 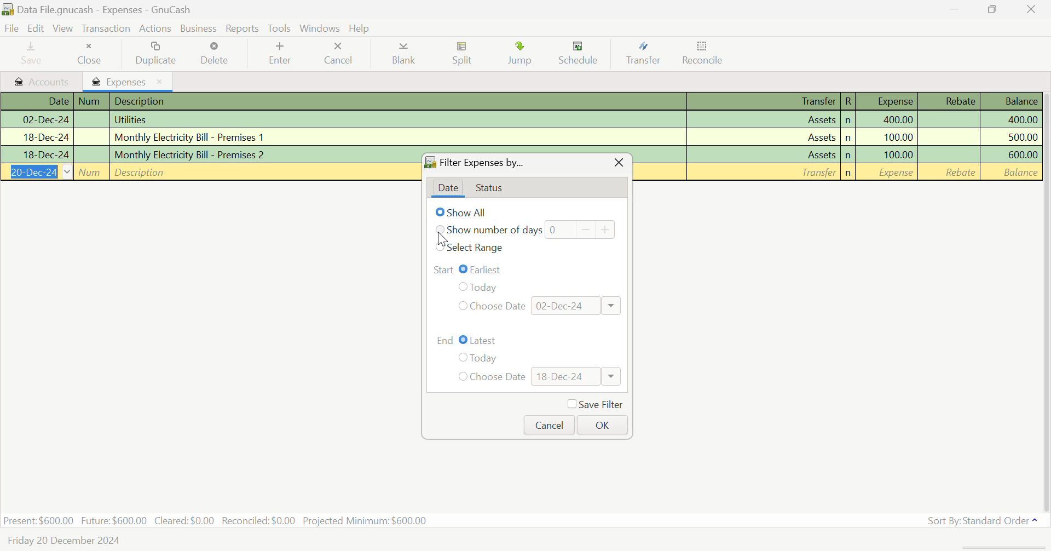 I want to click on Edit, so click(x=36, y=28).